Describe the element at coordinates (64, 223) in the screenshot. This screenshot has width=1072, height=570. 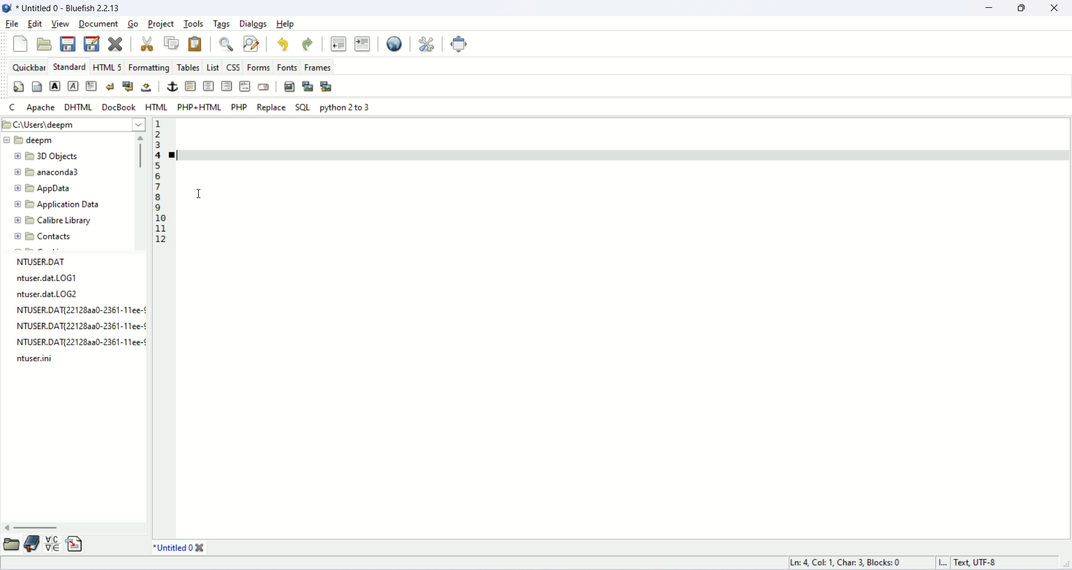
I see `folder name` at that location.